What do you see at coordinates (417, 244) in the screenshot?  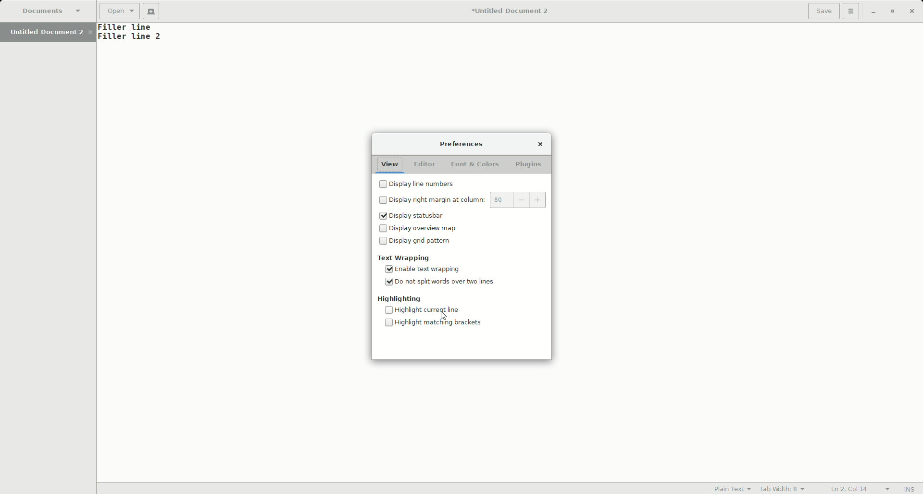 I see `Display grid pattern` at bounding box center [417, 244].